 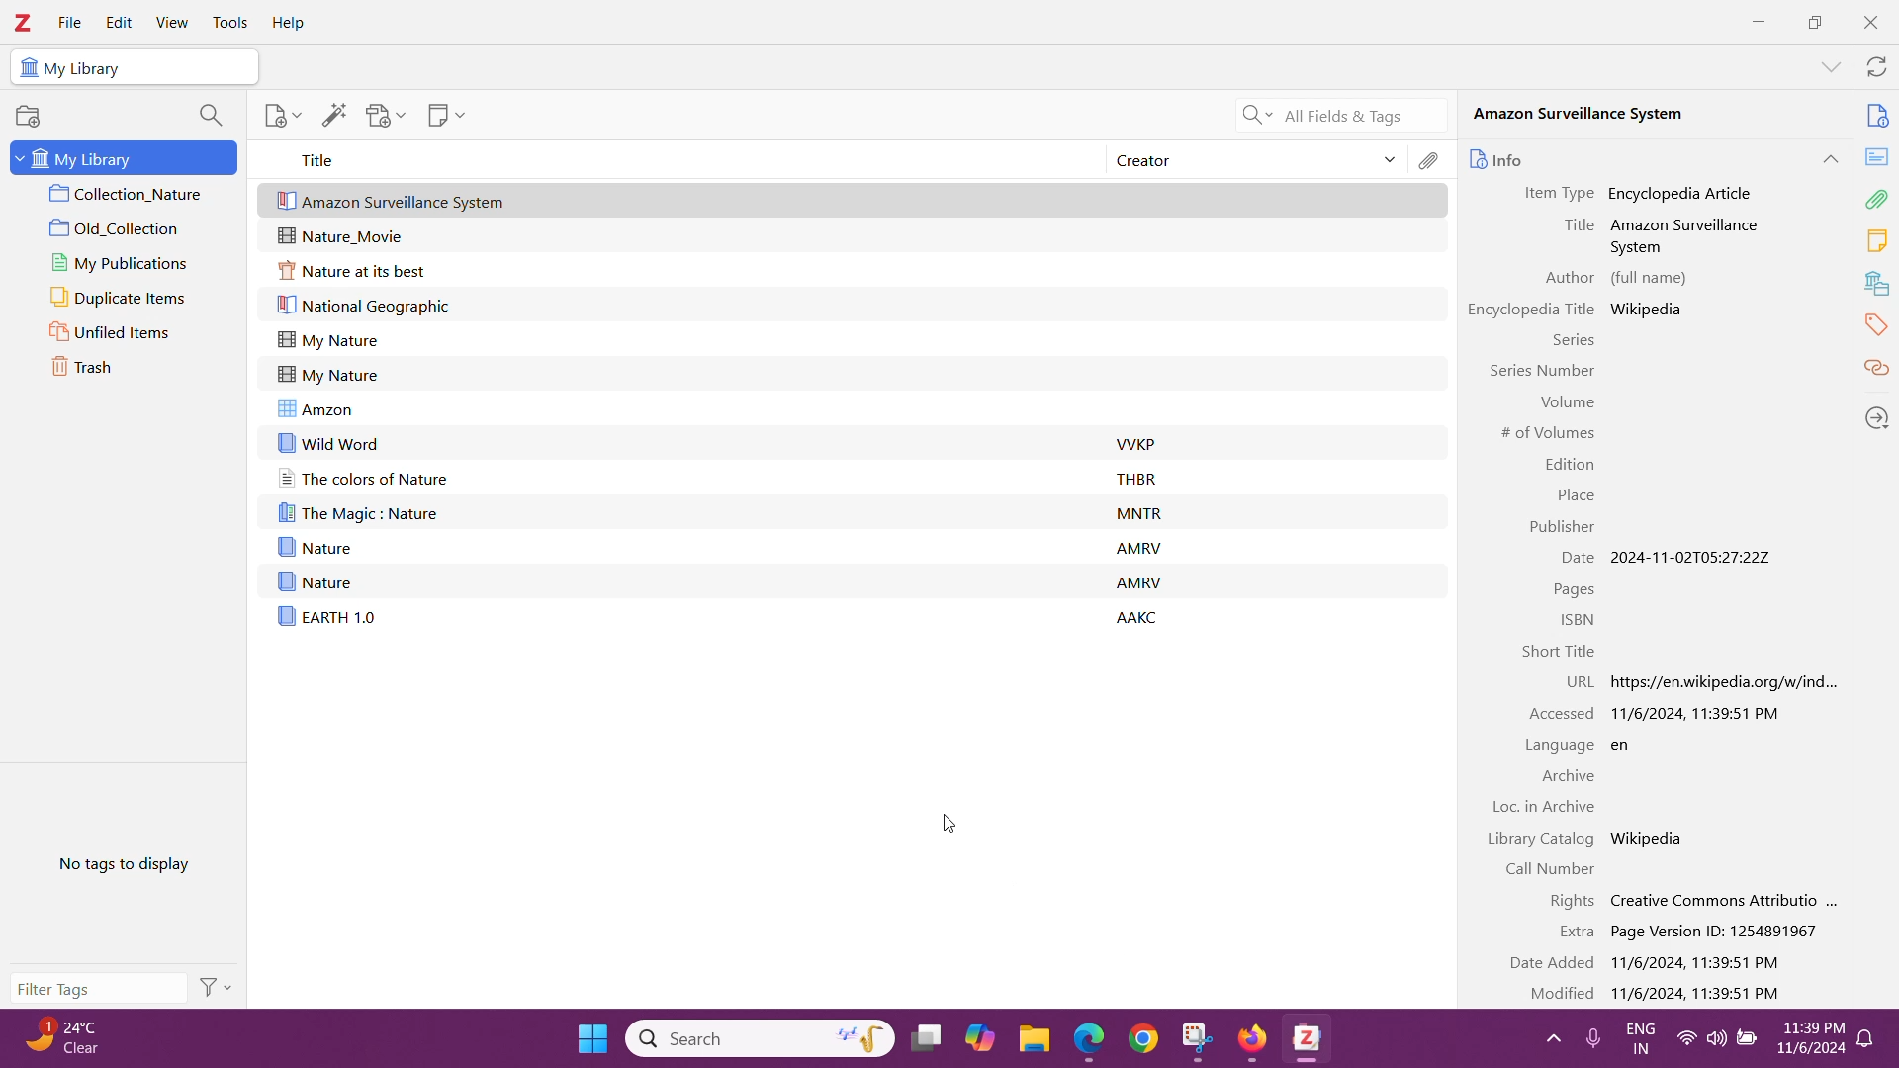 What do you see at coordinates (1546, 194) in the screenshot?
I see `Item Type` at bounding box center [1546, 194].